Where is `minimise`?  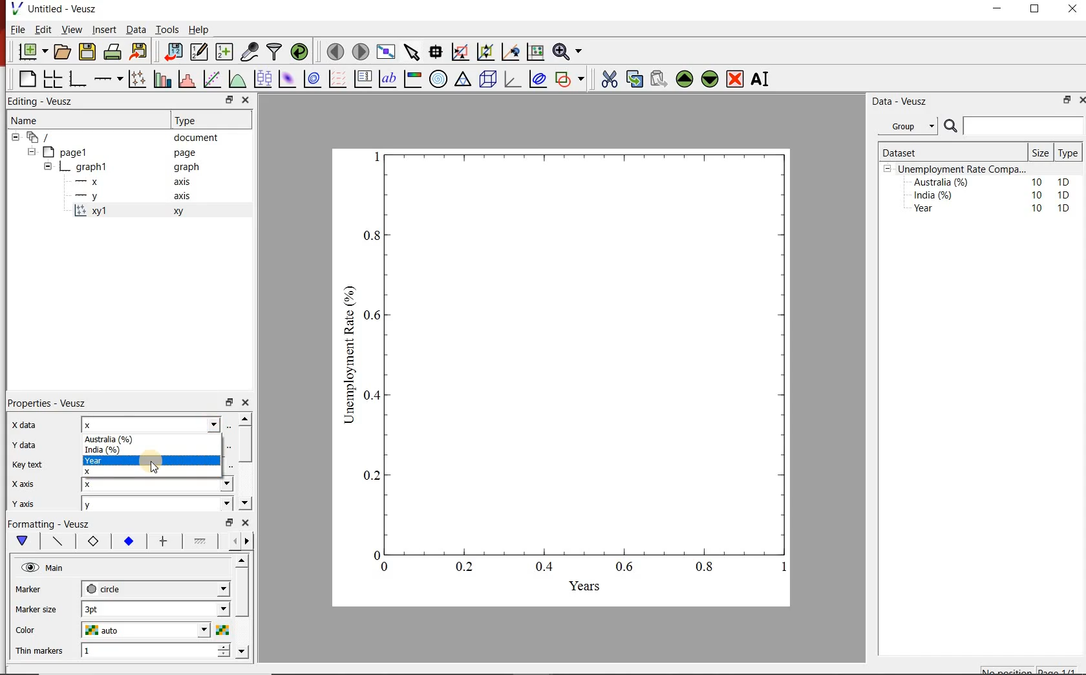 minimise is located at coordinates (231, 100).